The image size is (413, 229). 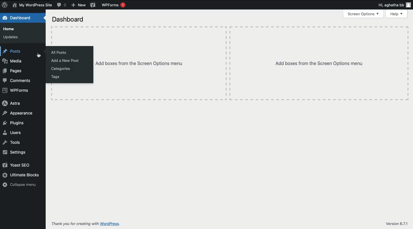 I want to click on Yoast, so click(x=17, y=165).